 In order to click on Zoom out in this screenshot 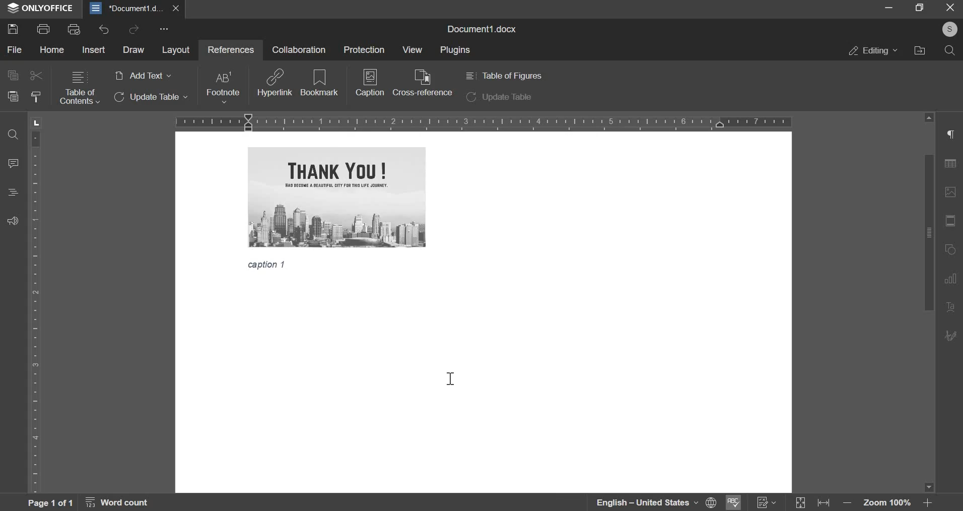, I will do `click(850, 505)`.